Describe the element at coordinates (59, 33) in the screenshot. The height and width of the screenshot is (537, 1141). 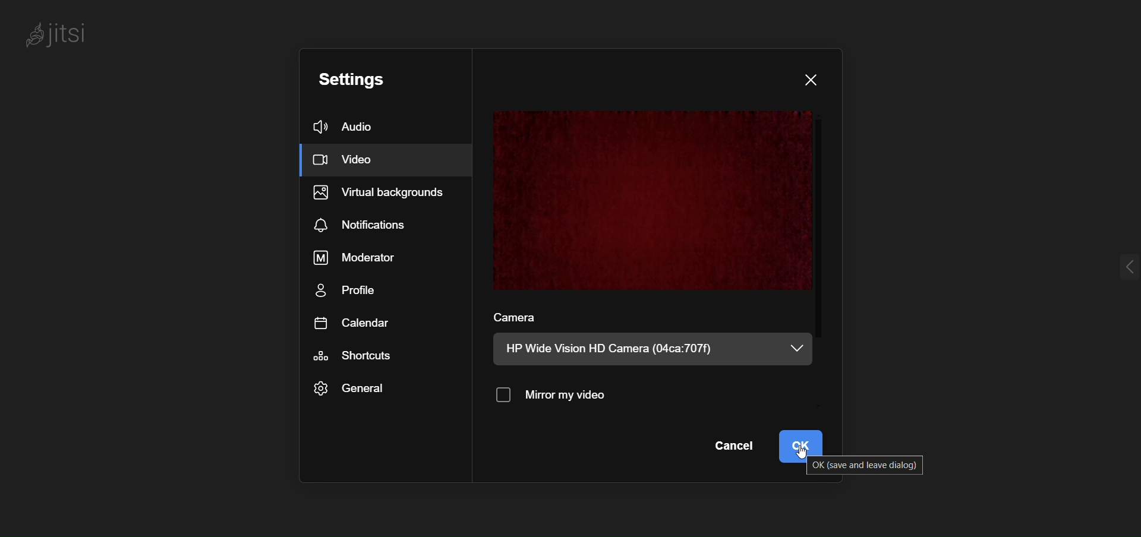
I see `JITSI` at that location.